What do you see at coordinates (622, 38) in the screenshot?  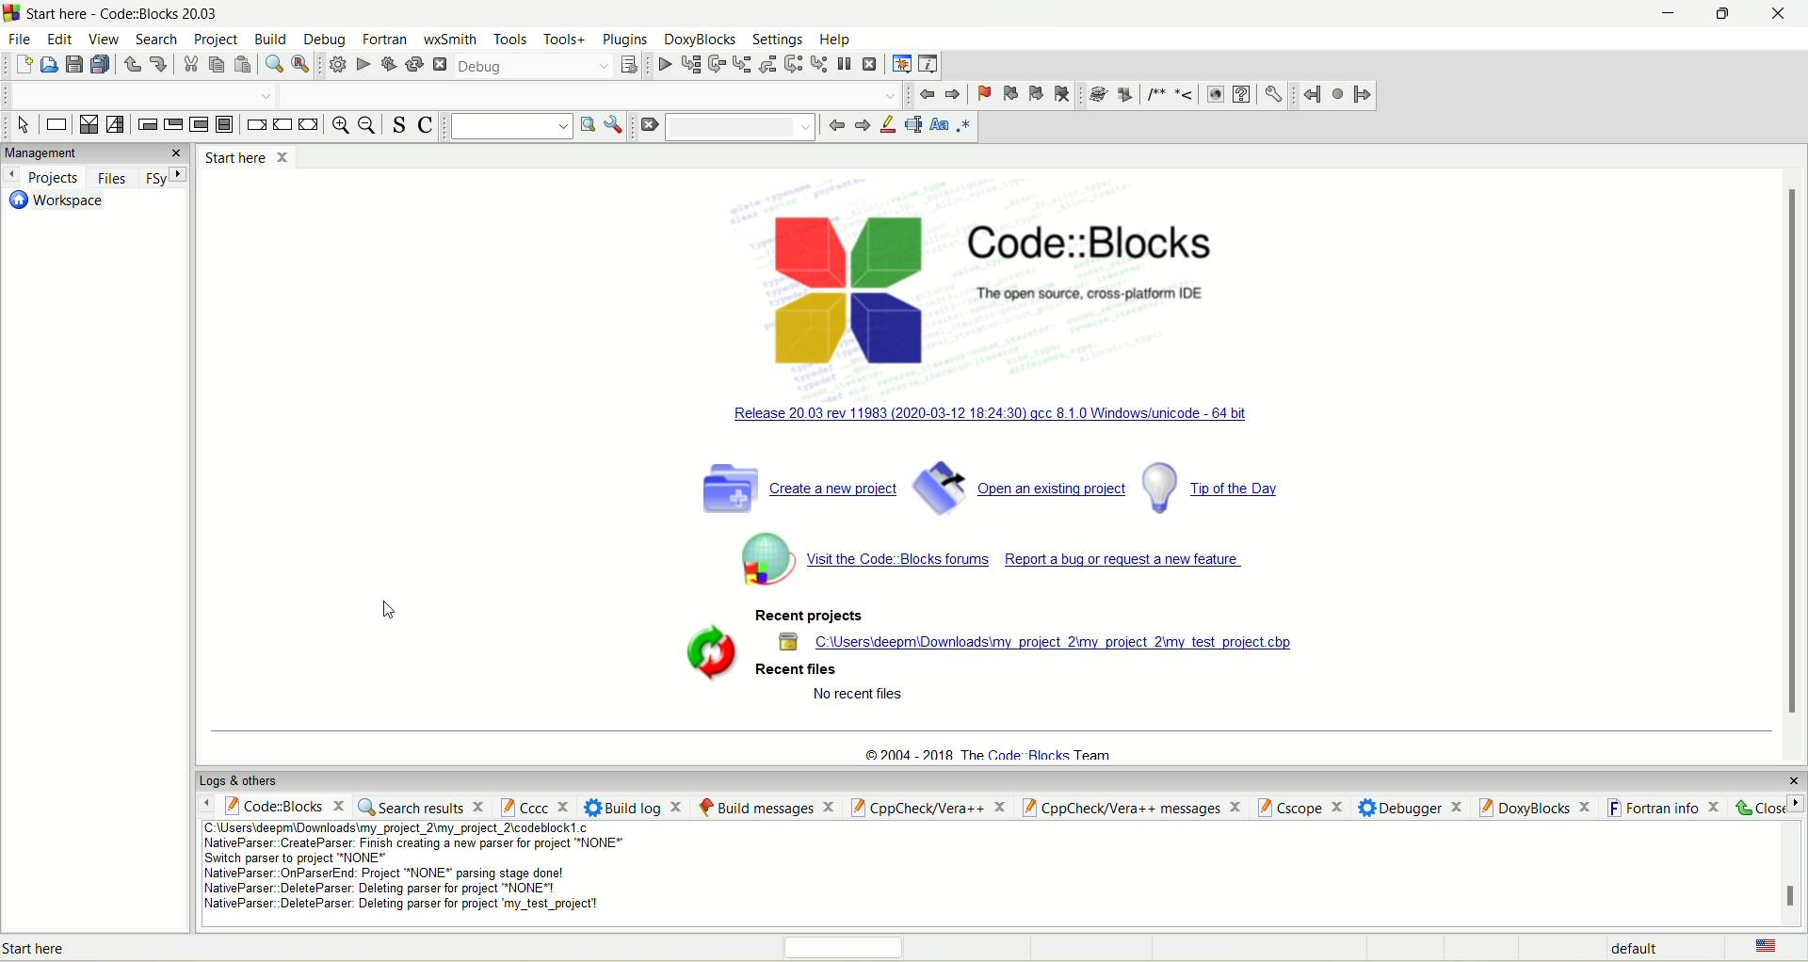 I see `plugins` at bounding box center [622, 38].